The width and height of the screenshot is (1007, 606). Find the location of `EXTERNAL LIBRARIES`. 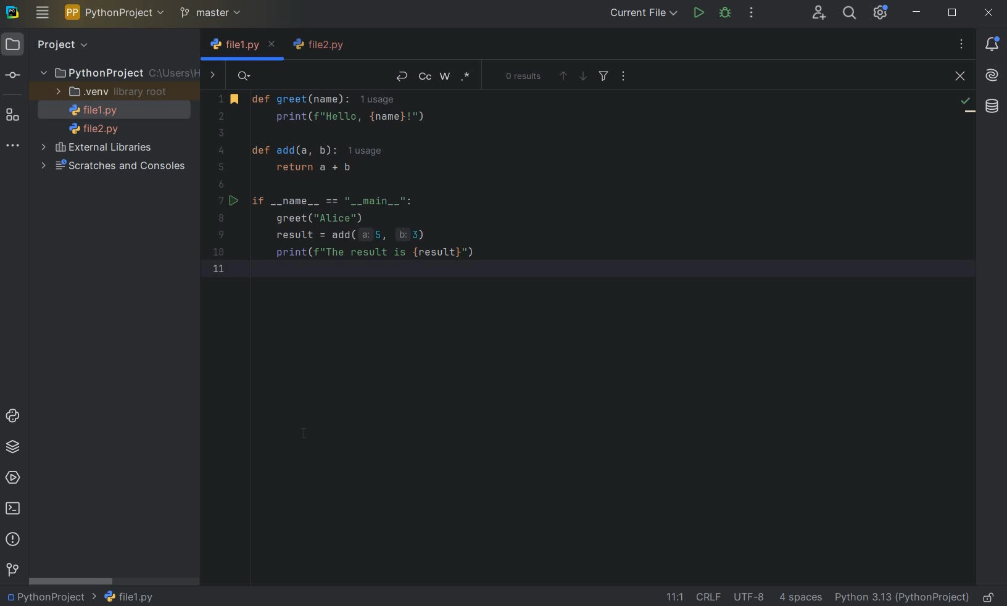

EXTERNAL LIBRARIES is located at coordinates (101, 149).